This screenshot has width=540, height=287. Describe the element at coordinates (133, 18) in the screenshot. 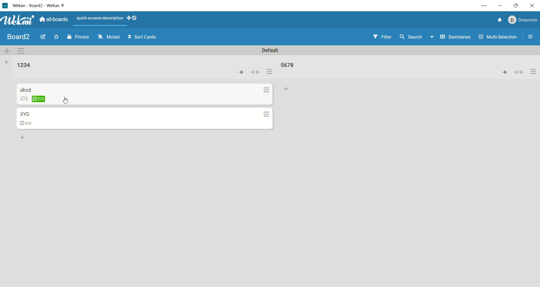

I see `show-desktop-drag-handles` at that location.